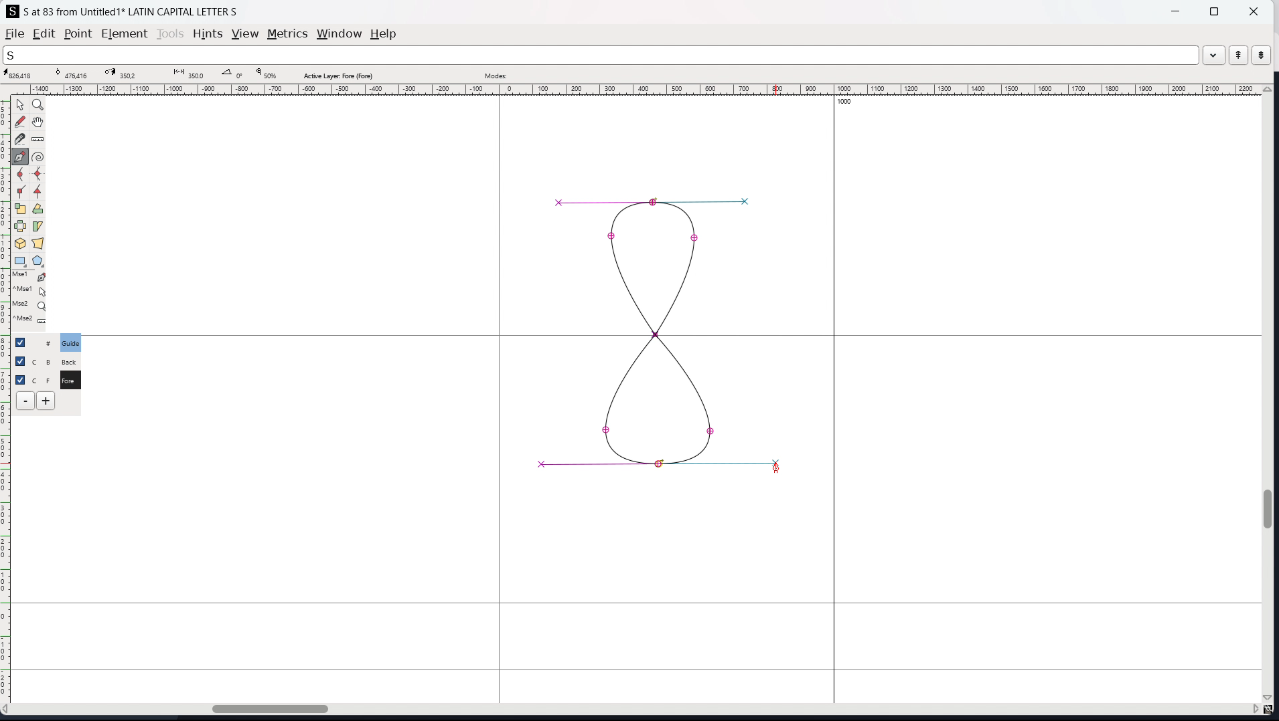  Describe the element at coordinates (44, 33) in the screenshot. I see `edit` at that location.